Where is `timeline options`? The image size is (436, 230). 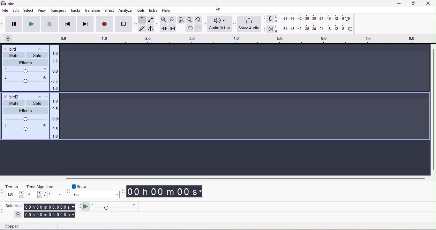
timeline options is located at coordinates (9, 39).